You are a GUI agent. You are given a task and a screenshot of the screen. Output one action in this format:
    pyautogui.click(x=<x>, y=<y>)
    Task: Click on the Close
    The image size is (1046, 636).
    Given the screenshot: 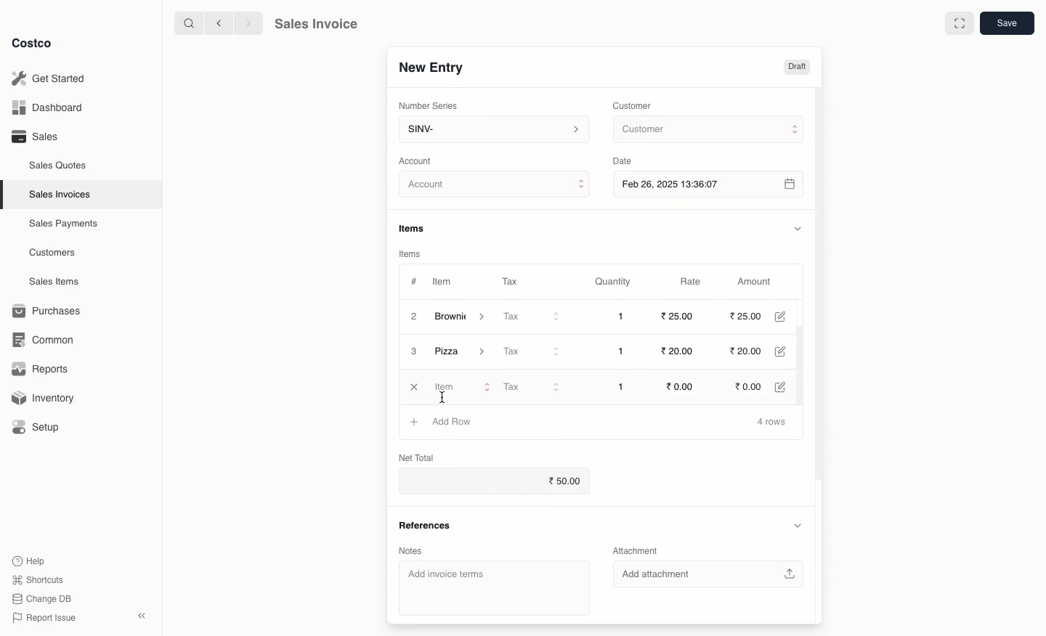 What is the action you would take?
    pyautogui.click(x=415, y=387)
    